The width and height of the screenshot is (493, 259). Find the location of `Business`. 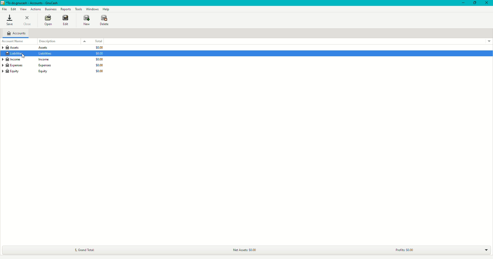

Business is located at coordinates (50, 9).